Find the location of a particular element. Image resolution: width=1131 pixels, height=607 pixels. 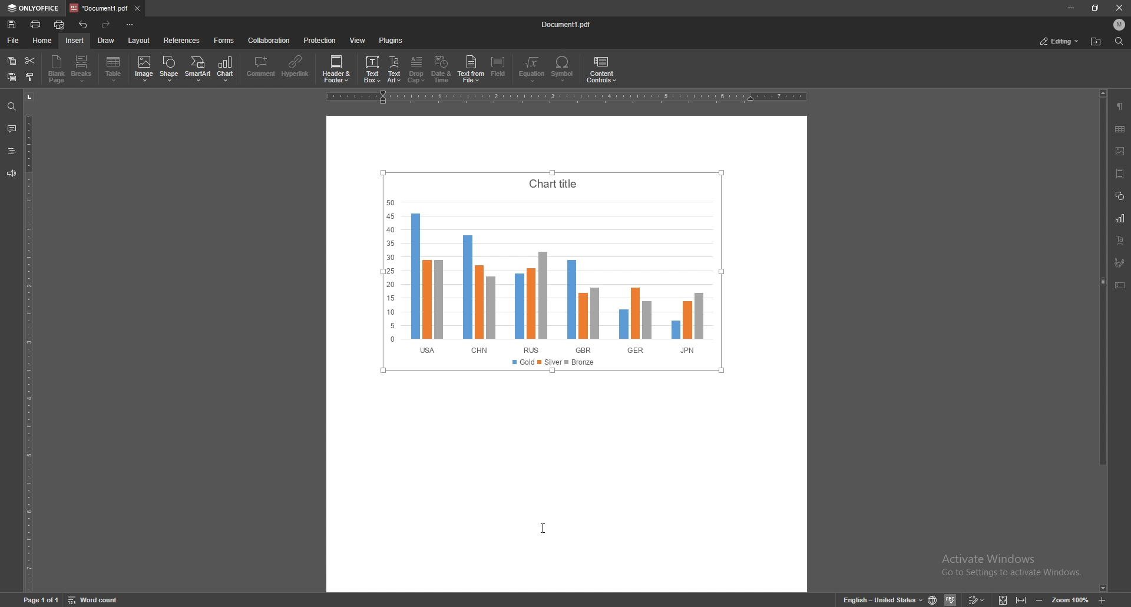

zoom in is located at coordinates (1104, 600).